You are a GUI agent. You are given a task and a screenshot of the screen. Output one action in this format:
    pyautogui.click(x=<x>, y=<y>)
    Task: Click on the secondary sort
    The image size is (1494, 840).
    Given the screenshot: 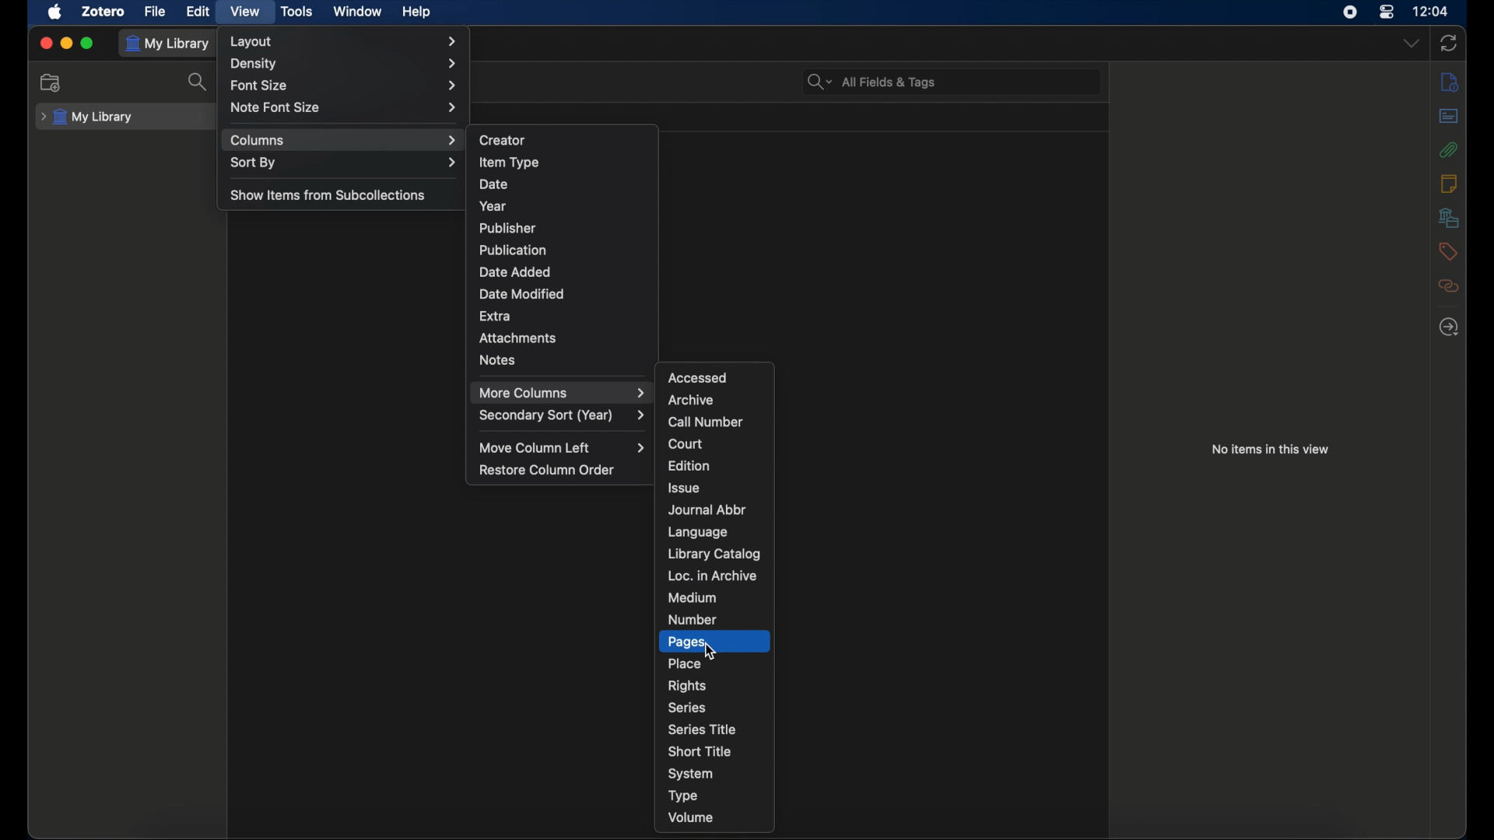 What is the action you would take?
    pyautogui.click(x=563, y=415)
    